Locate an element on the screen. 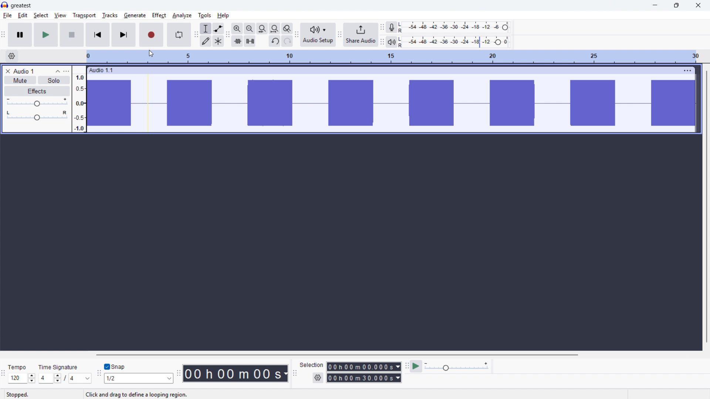  gain  is located at coordinates (37, 102).